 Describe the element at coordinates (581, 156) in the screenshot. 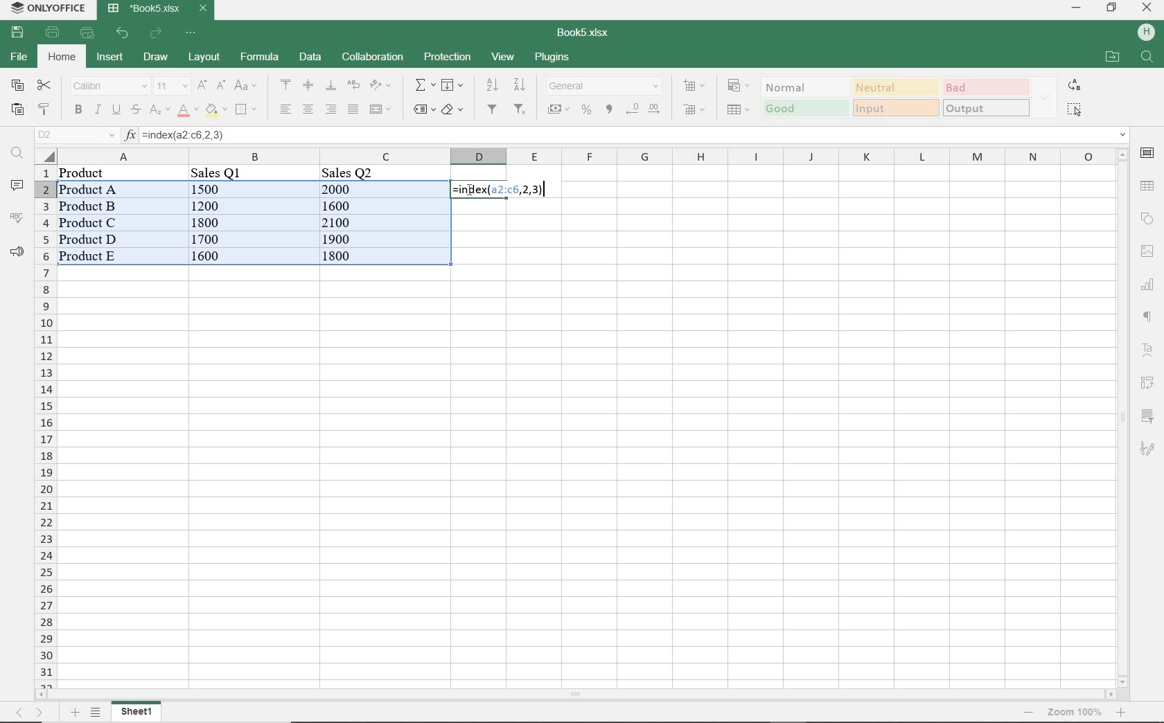

I see `columns` at that location.